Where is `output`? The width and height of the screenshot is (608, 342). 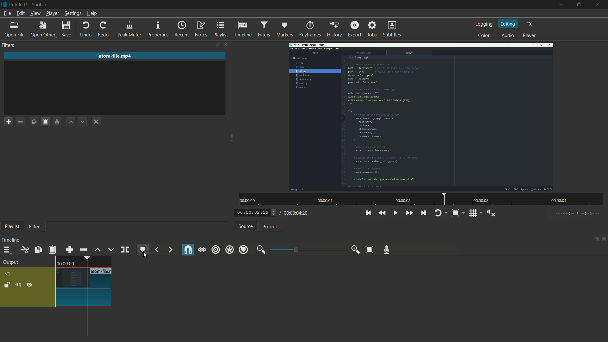 output is located at coordinates (11, 262).